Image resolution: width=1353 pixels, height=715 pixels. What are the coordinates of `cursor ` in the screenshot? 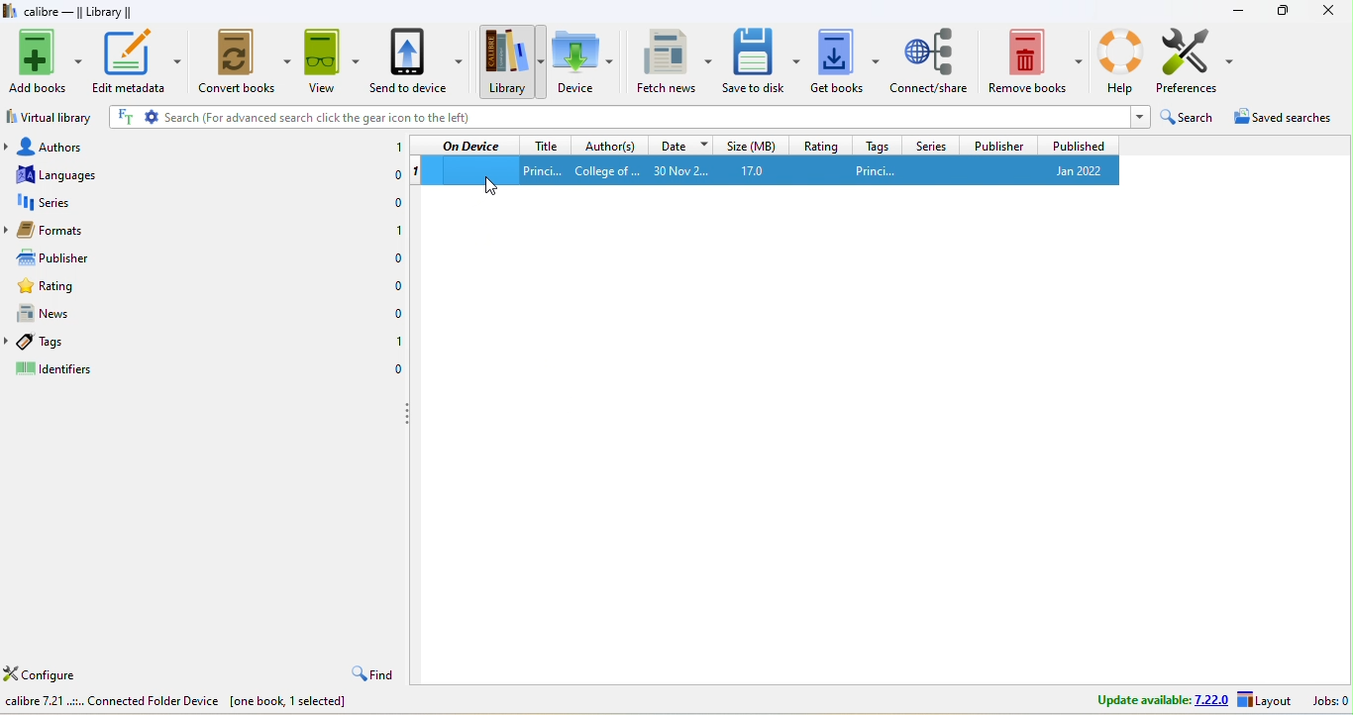 It's located at (497, 187).